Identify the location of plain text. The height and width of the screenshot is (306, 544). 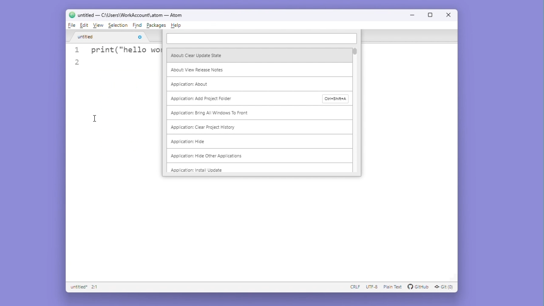
(392, 287).